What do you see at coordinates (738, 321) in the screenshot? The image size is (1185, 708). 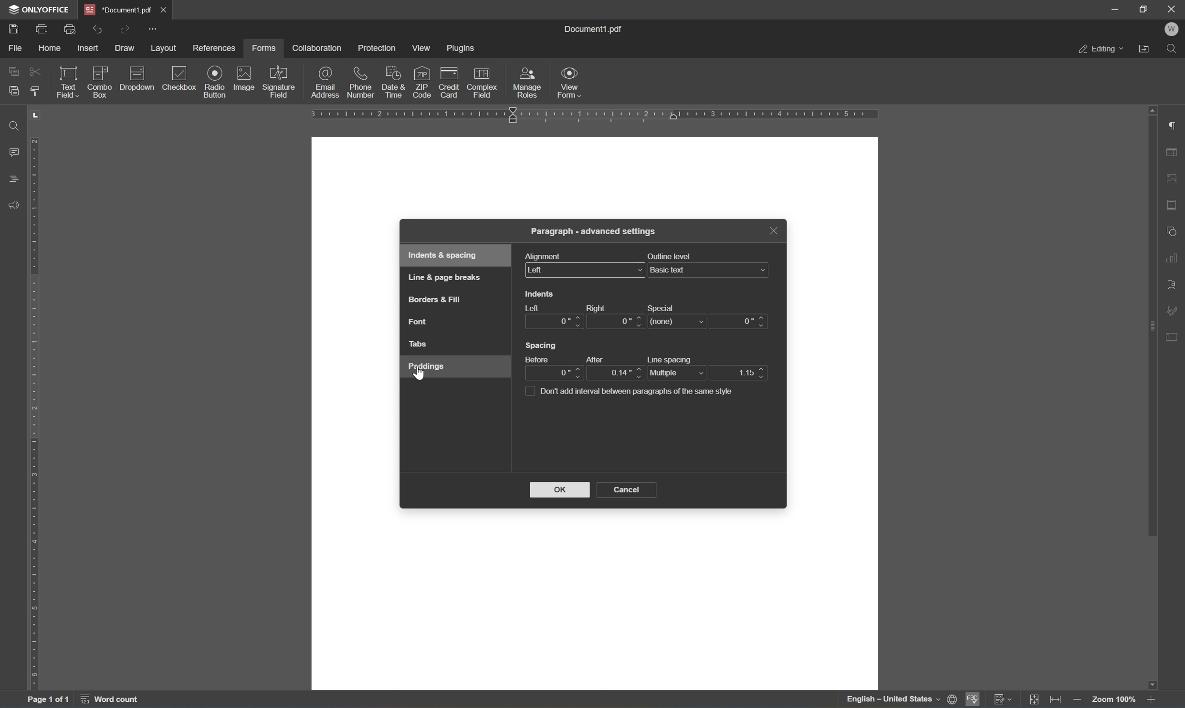 I see `0` at bounding box center [738, 321].